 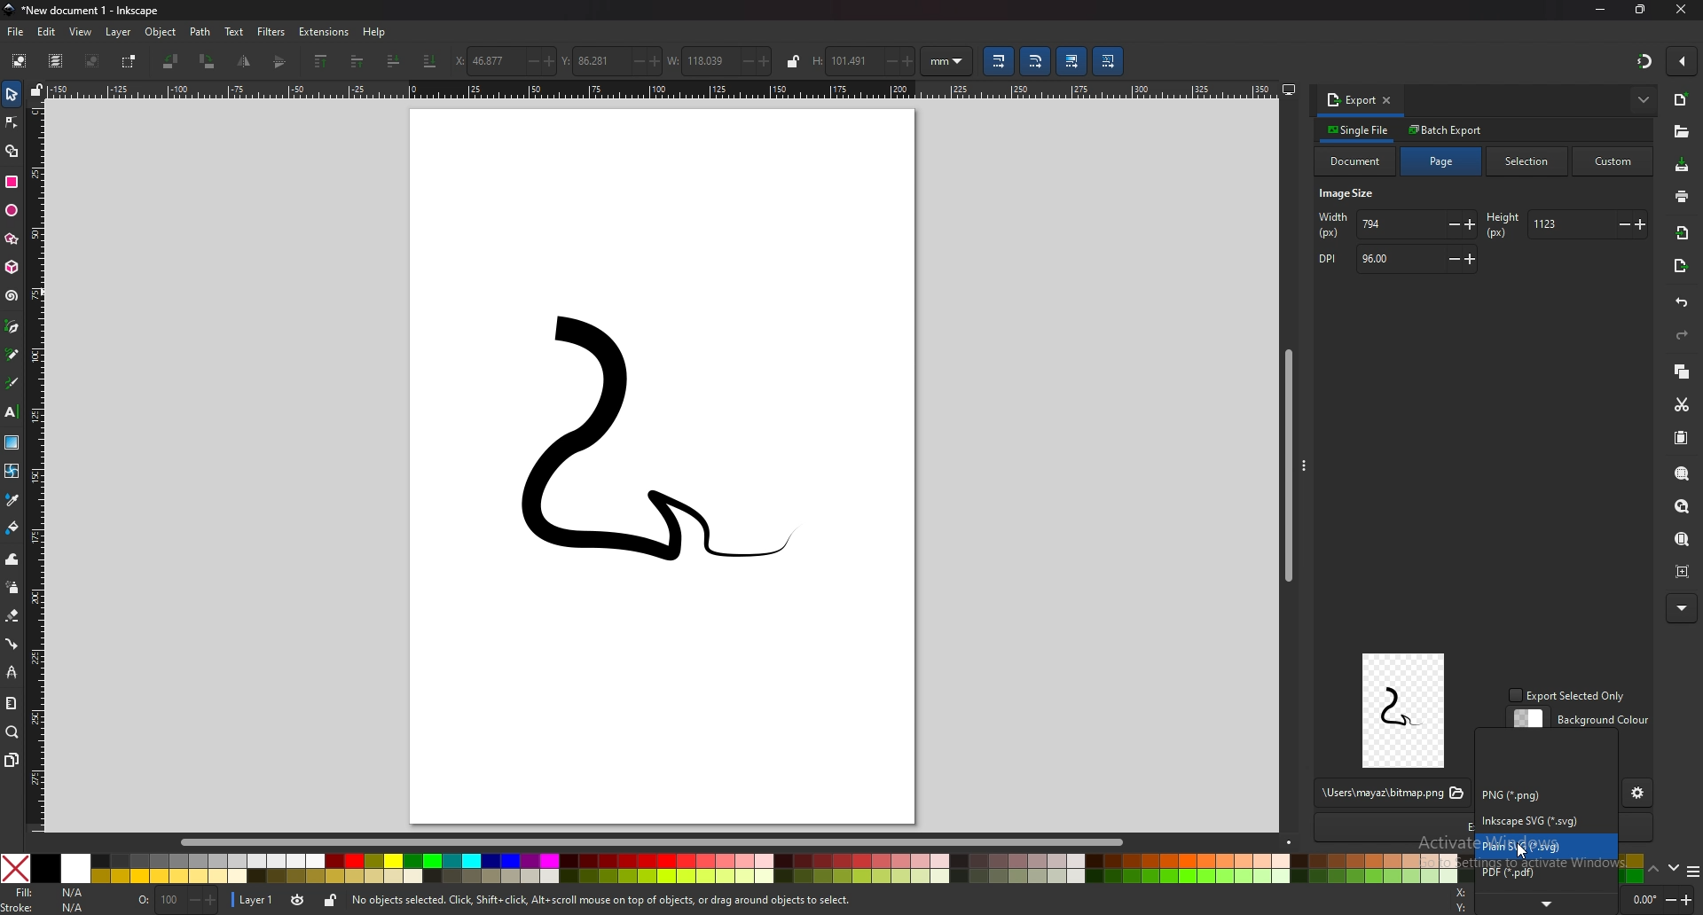 What do you see at coordinates (12, 412) in the screenshot?
I see `text` at bounding box center [12, 412].